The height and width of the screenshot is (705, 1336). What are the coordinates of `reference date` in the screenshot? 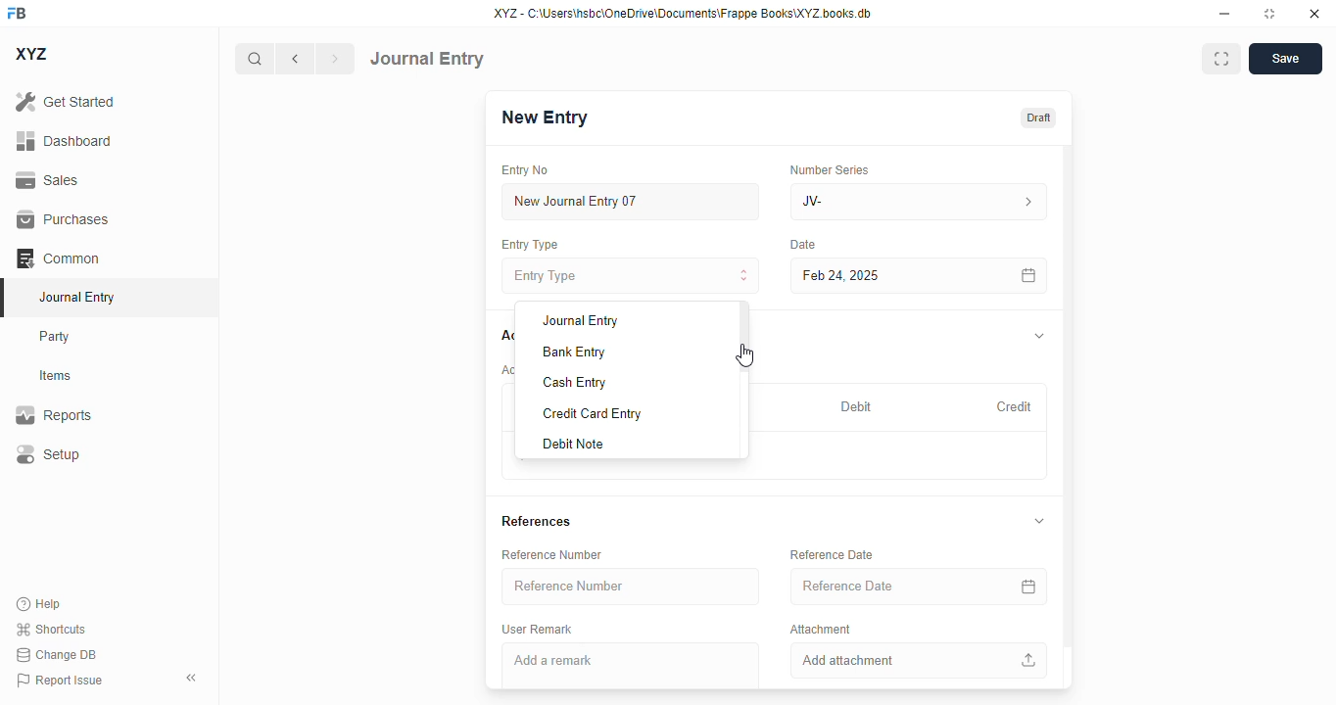 It's located at (833, 554).